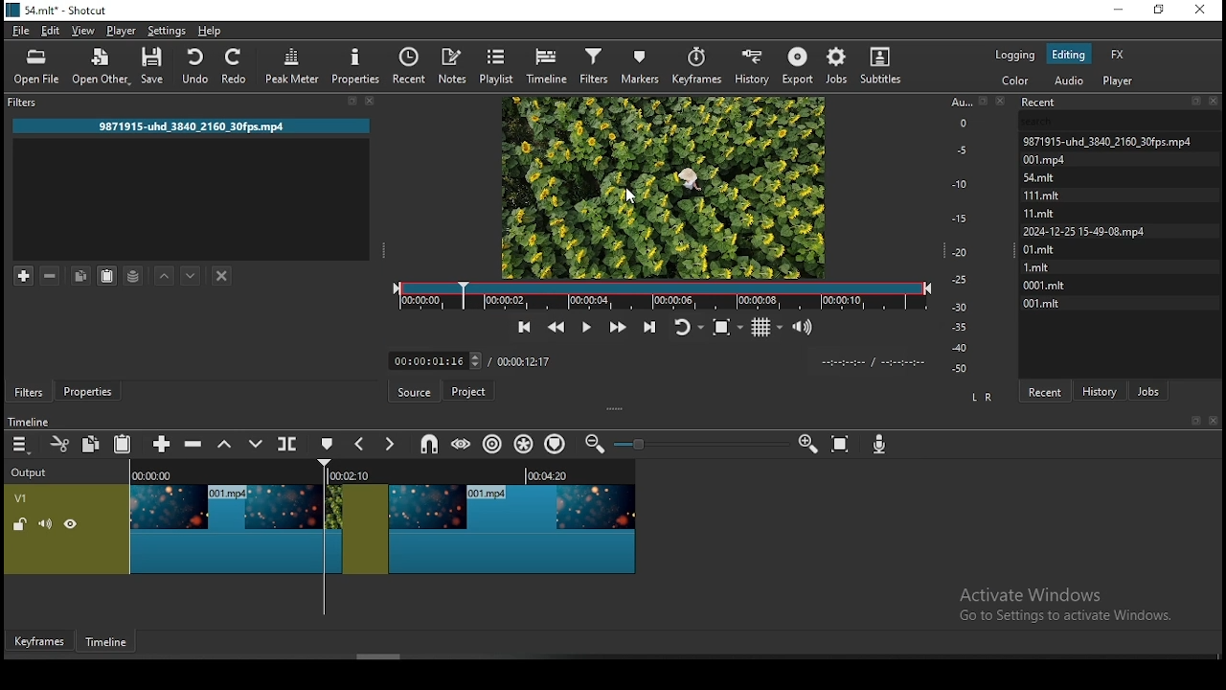 Image resolution: width=1226 pixels, height=690 pixels. Describe the element at coordinates (555, 328) in the screenshot. I see `play quickly backwards` at that location.